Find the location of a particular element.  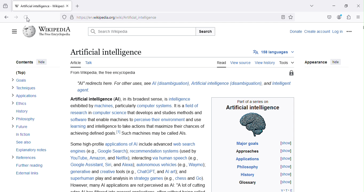

Software is located at coordinates (76, 120).